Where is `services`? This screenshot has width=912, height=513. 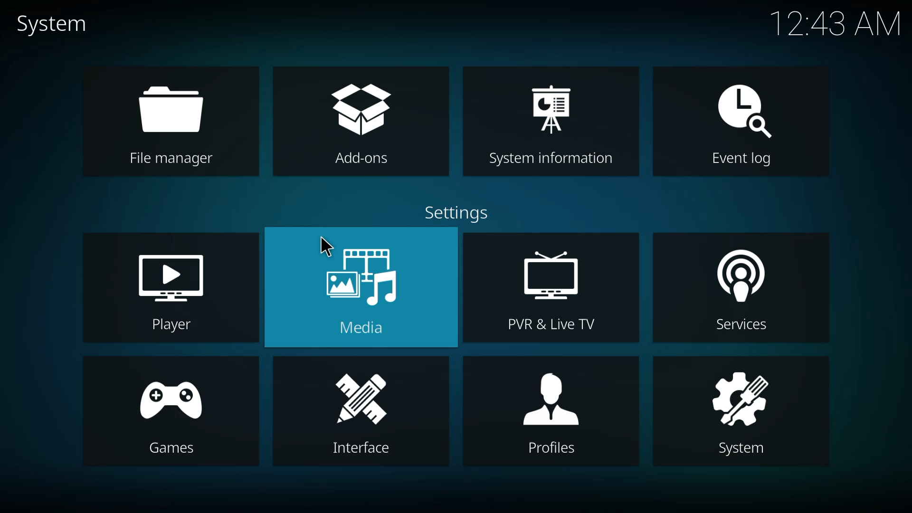
services is located at coordinates (739, 291).